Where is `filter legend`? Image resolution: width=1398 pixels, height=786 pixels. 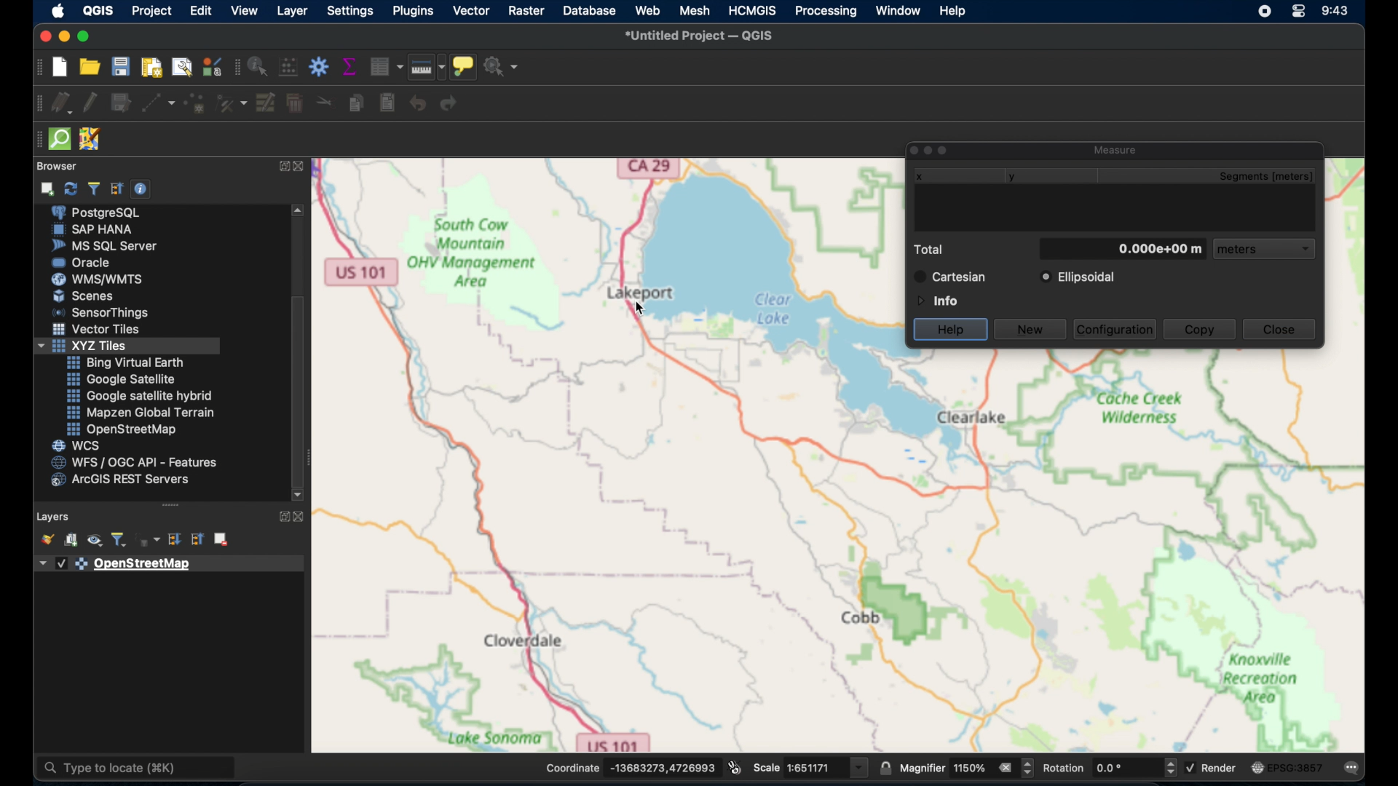 filter legend is located at coordinates (121, 540).